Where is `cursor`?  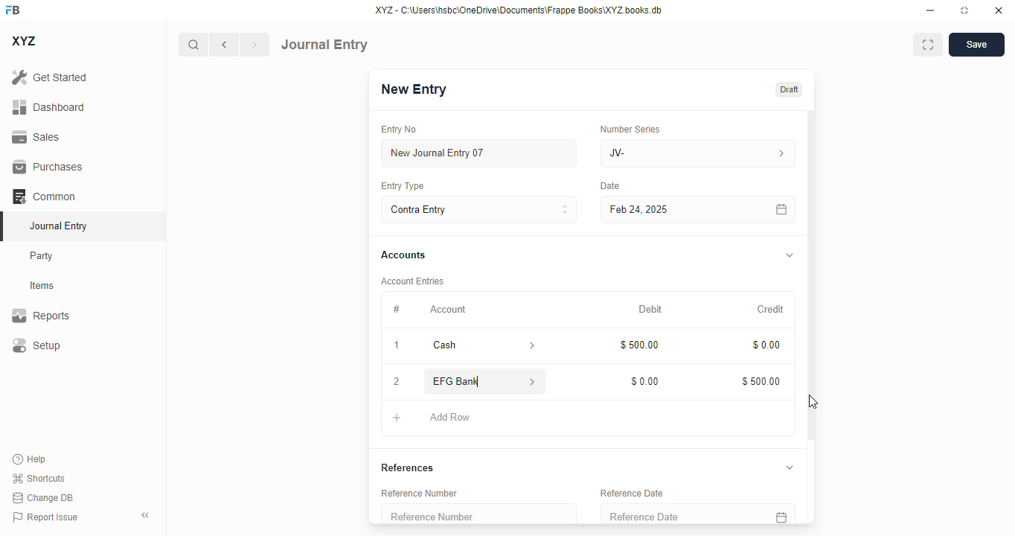 cursor is located at coordinates (813, 402).